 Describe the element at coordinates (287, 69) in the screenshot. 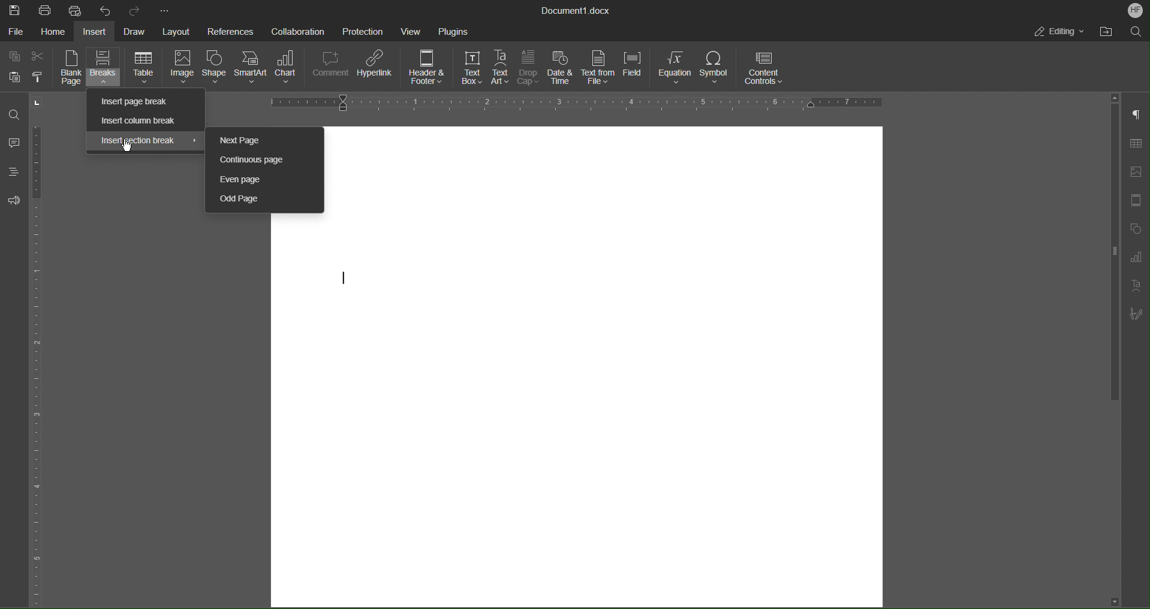

I see `Chart` at that location.